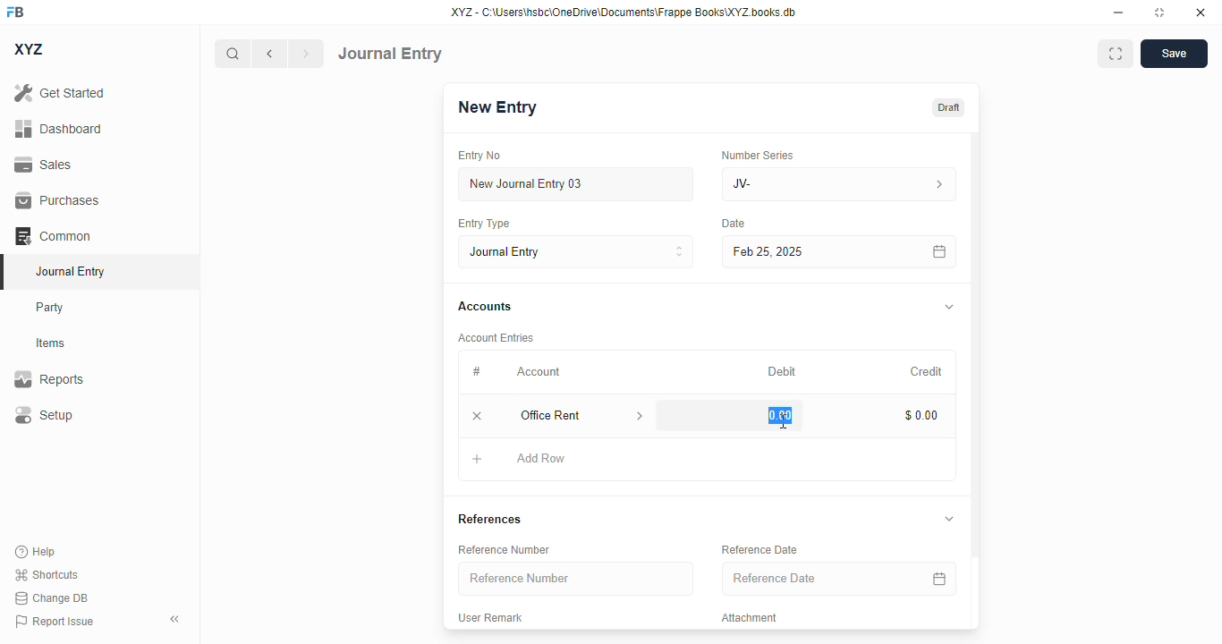  What do you see at coordinates (53, 236) in the screenshot?
I see `common` at bounding box center [53, 236].